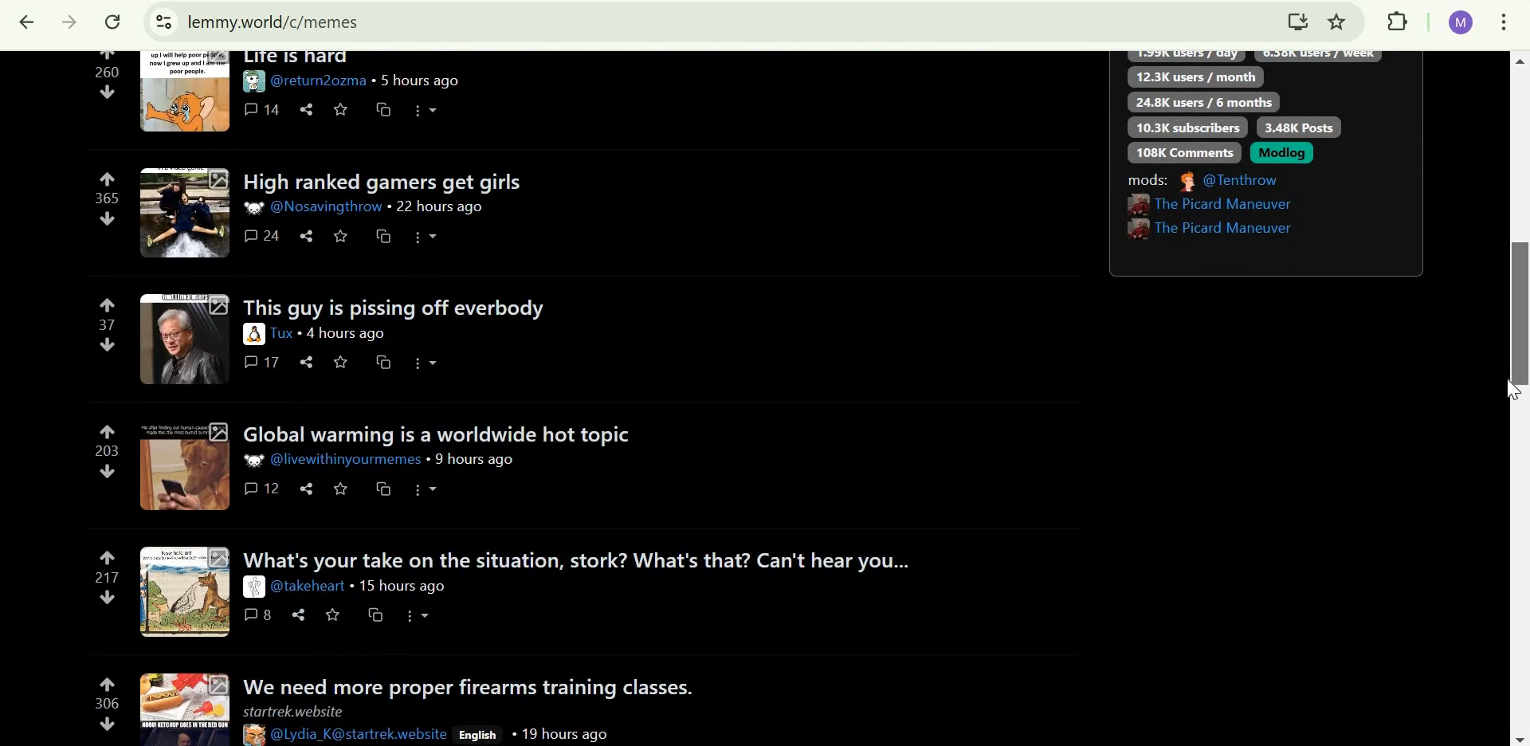 Image resolution: width=1530 pixels, height=746 pixels. What do you see at coordinates (308, 487) in the screenshot?
I see `share` at bounding box center [308, 487].